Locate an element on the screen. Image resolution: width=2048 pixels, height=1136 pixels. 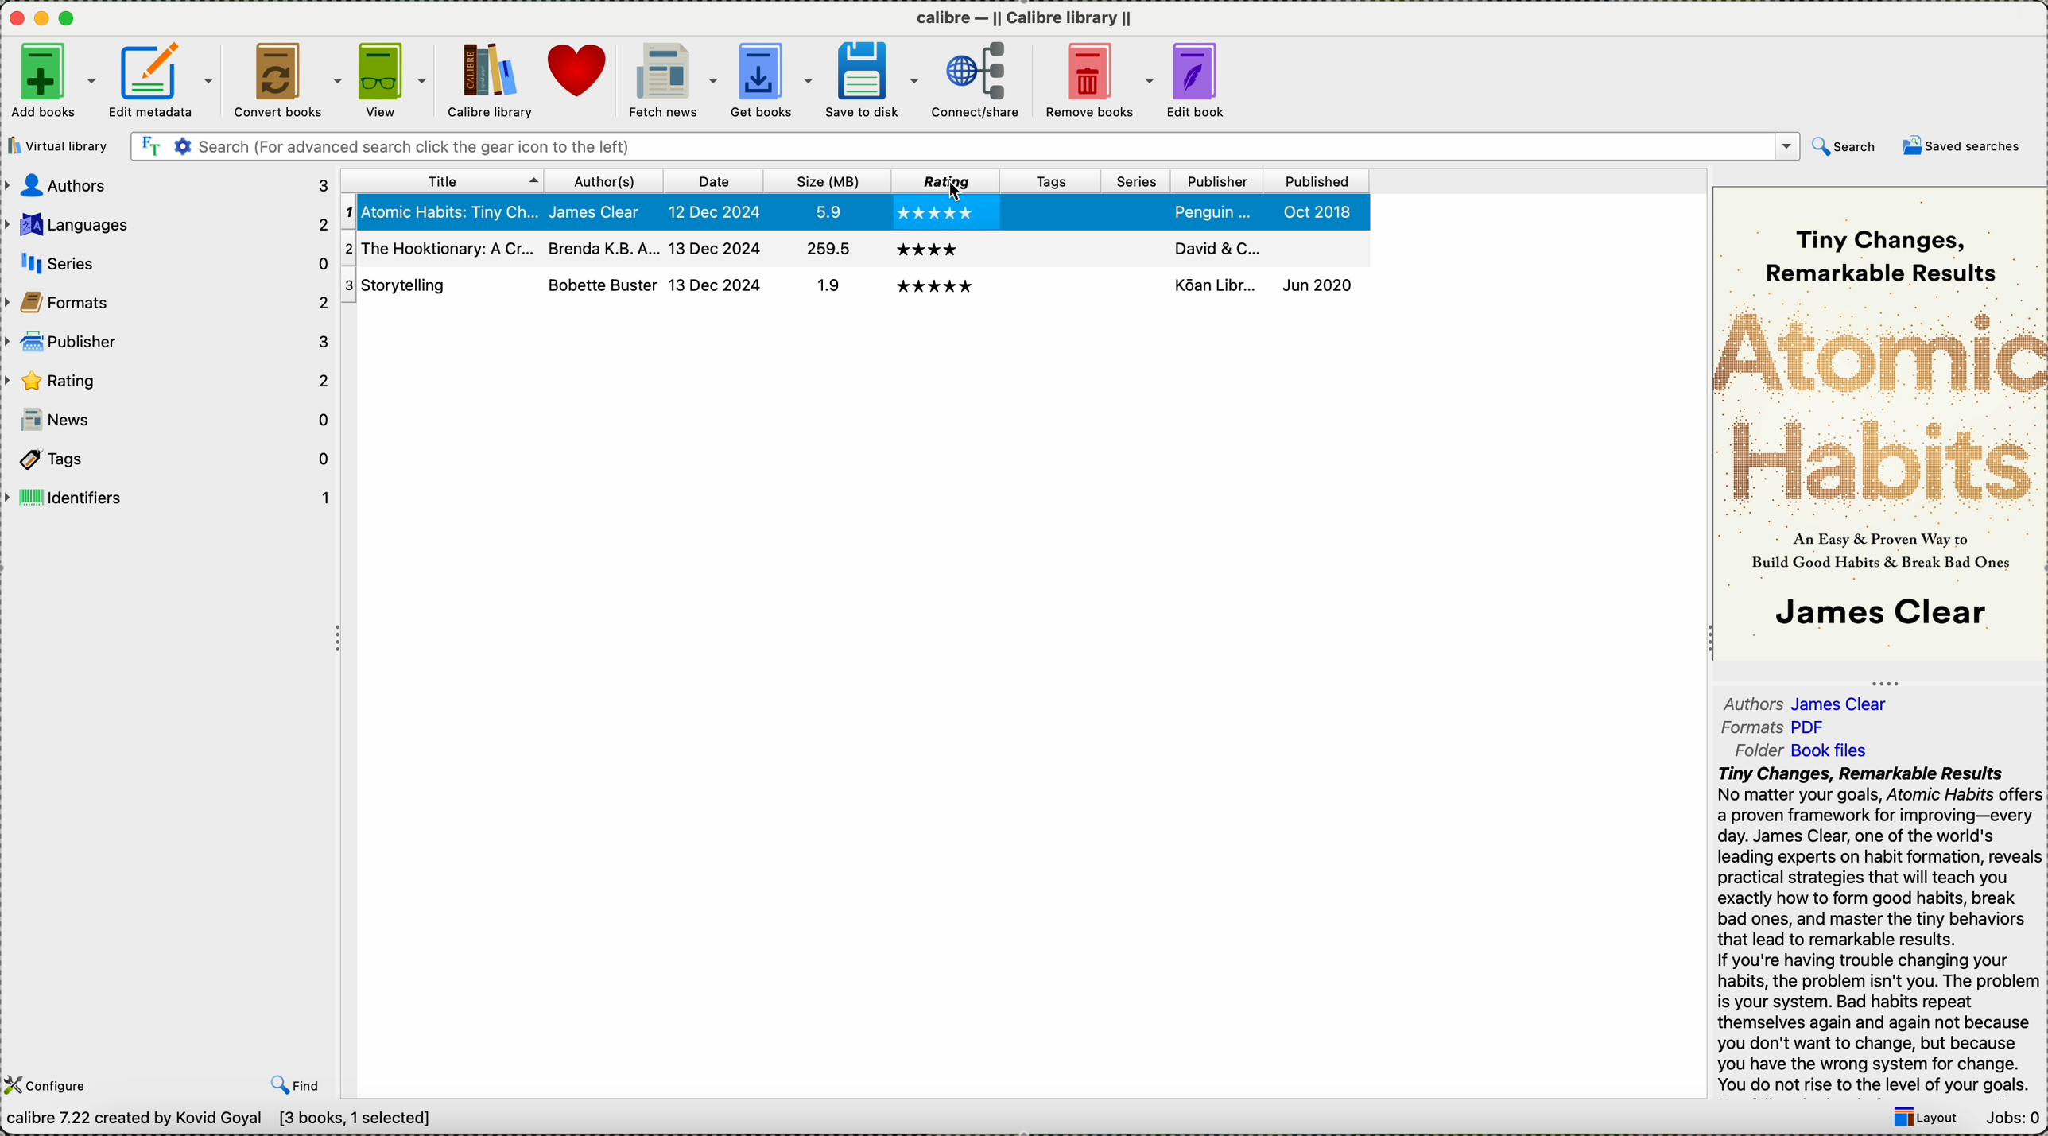
languages is located at coordinates (170, 227).